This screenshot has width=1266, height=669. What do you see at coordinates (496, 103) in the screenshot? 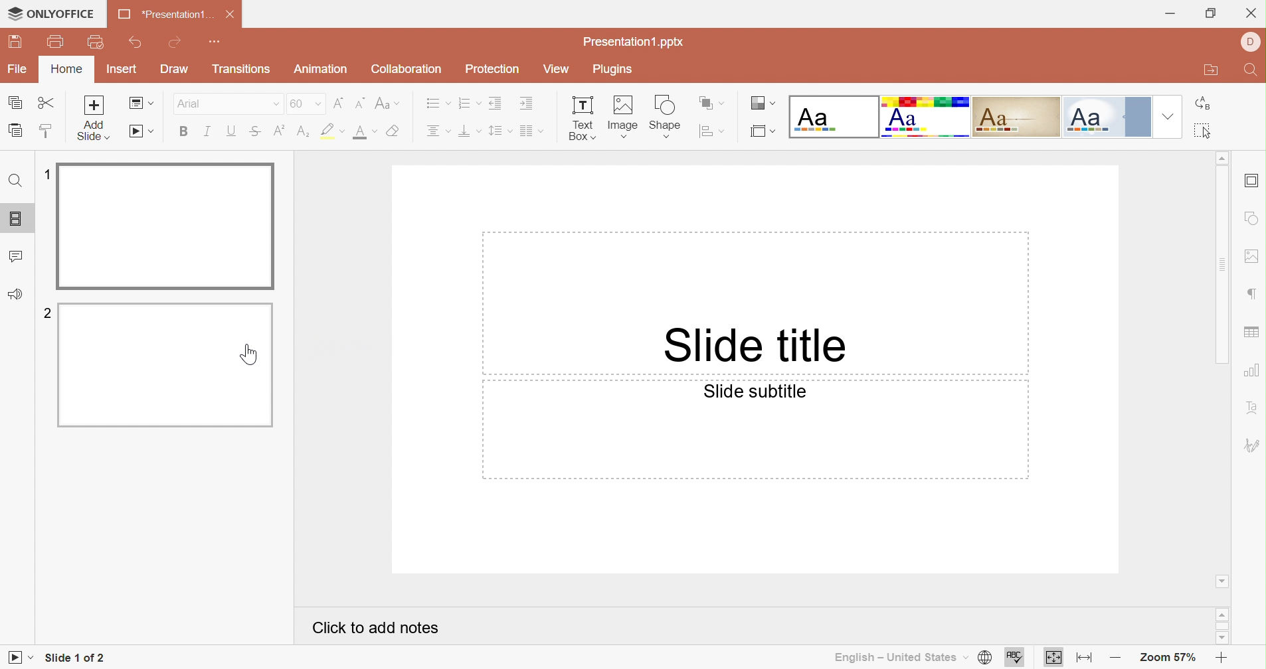
I see `Decrease Indent` at bounding box center [496, 103].